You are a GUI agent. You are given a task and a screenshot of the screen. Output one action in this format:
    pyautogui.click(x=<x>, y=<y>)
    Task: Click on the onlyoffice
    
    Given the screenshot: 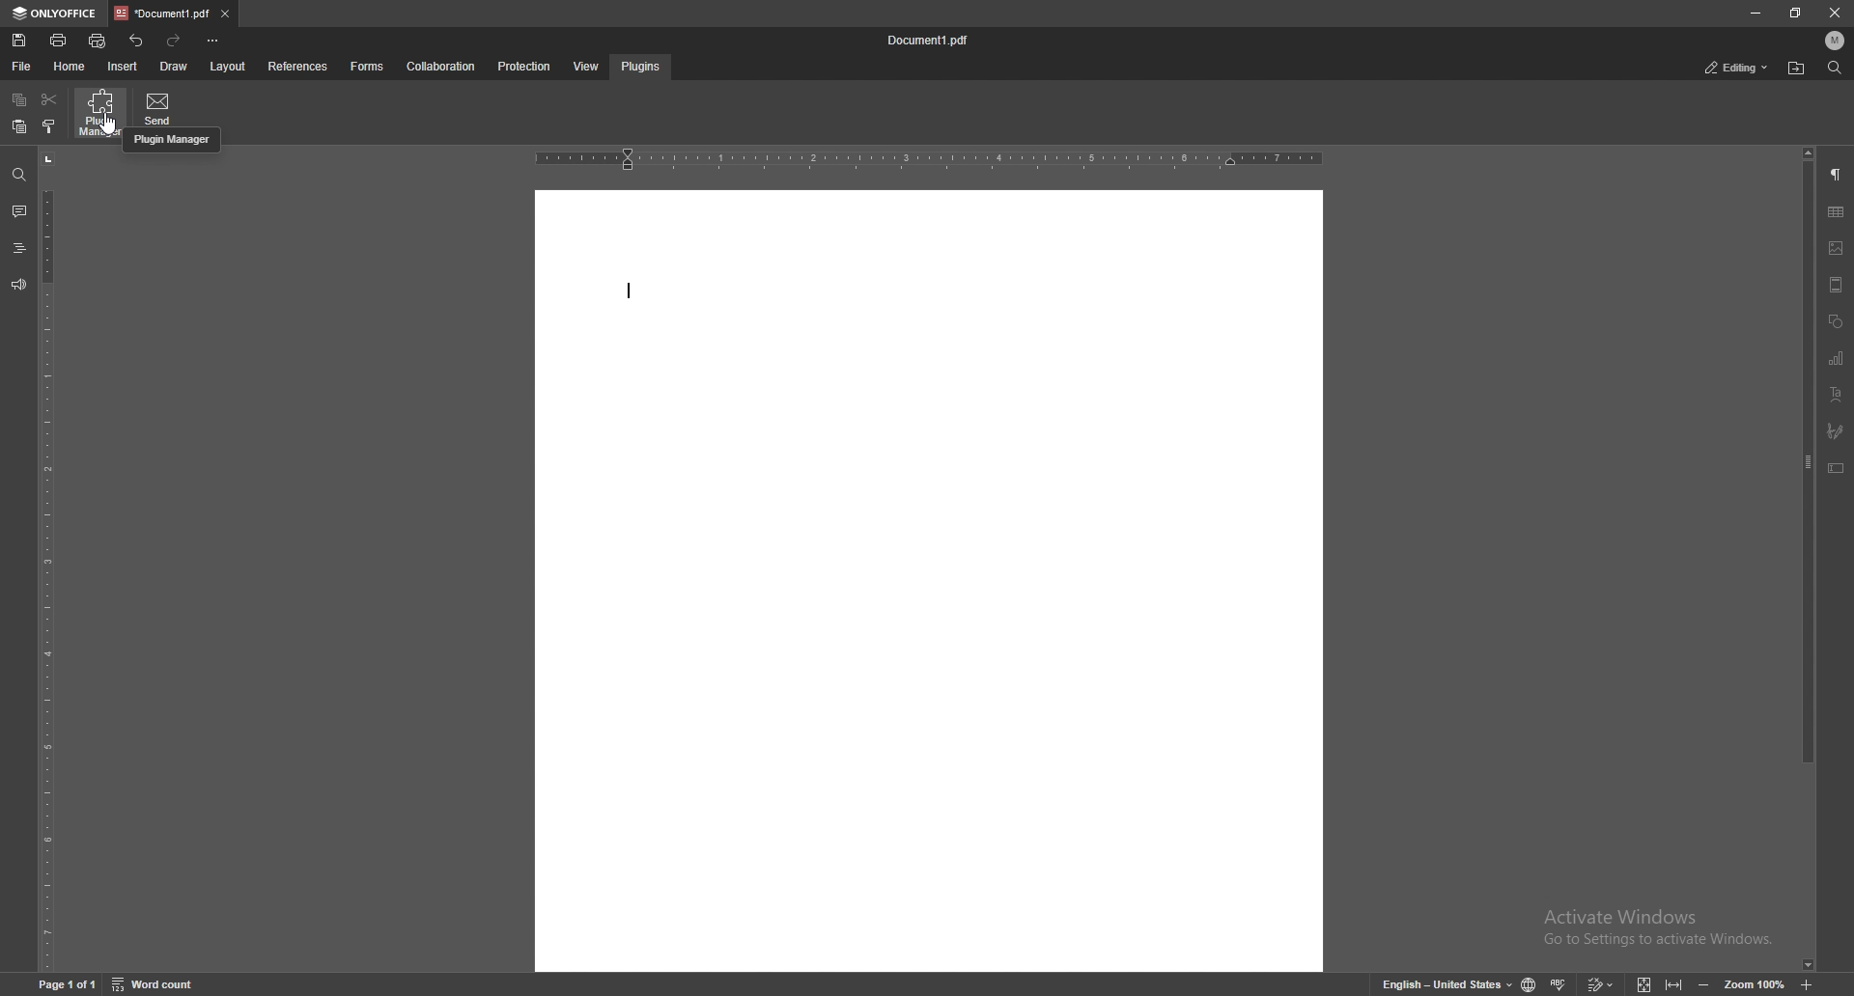 What is the action you would take?
    pyautogui.click(x=56, y=14)
    